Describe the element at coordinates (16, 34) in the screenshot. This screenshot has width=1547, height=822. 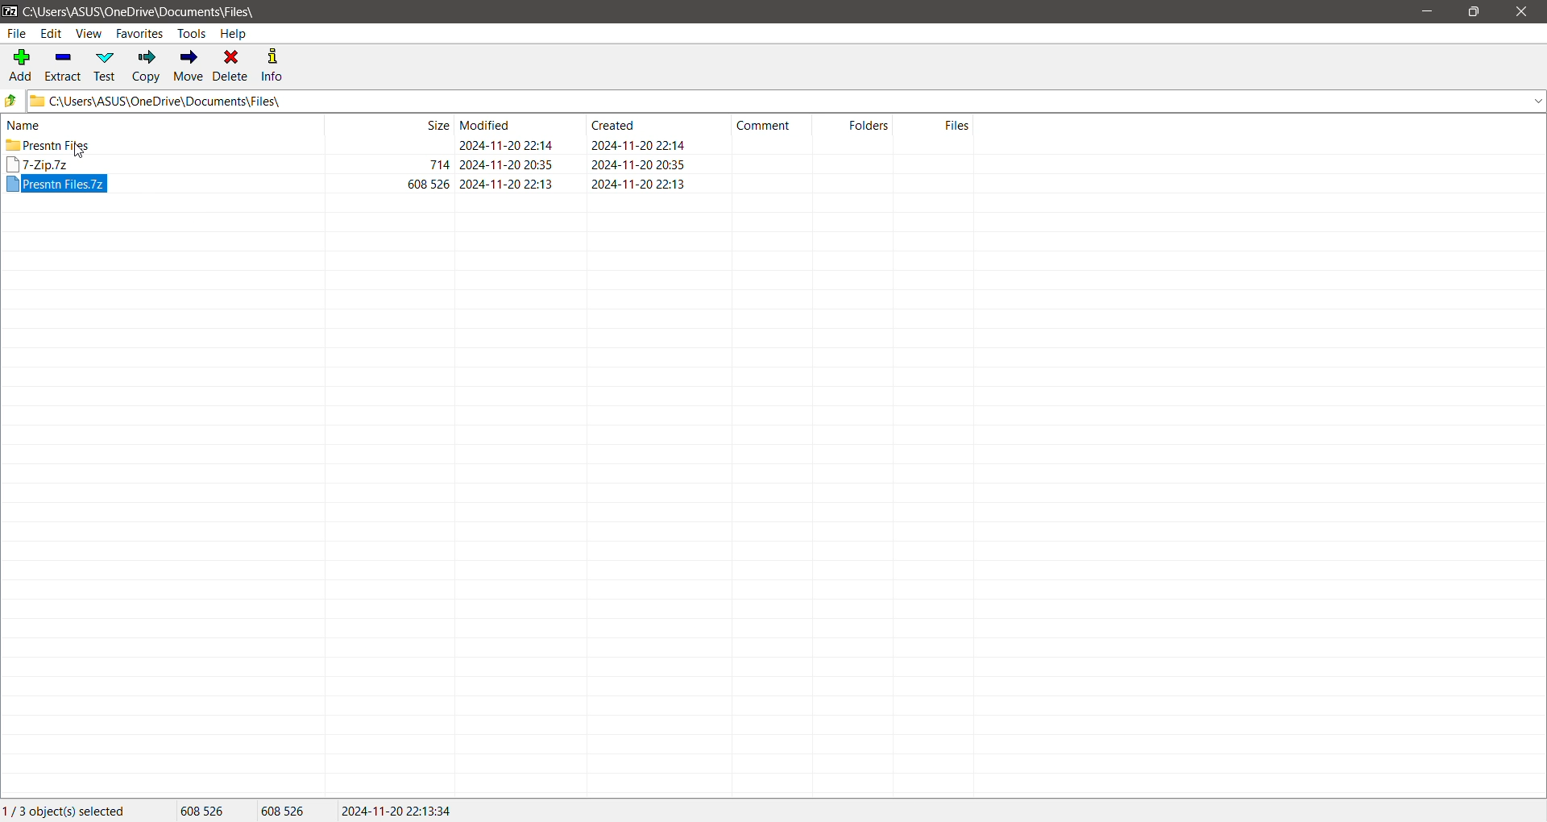
I see `File` at that location.